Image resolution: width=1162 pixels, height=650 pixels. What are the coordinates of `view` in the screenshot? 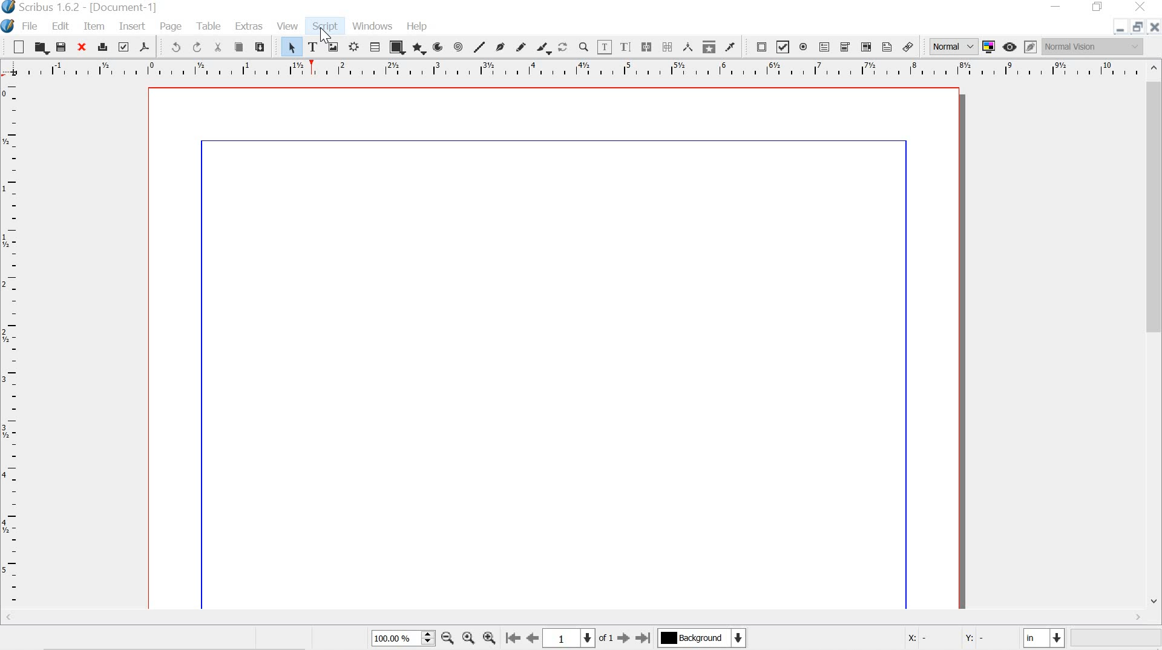 It's located at (288, 25).